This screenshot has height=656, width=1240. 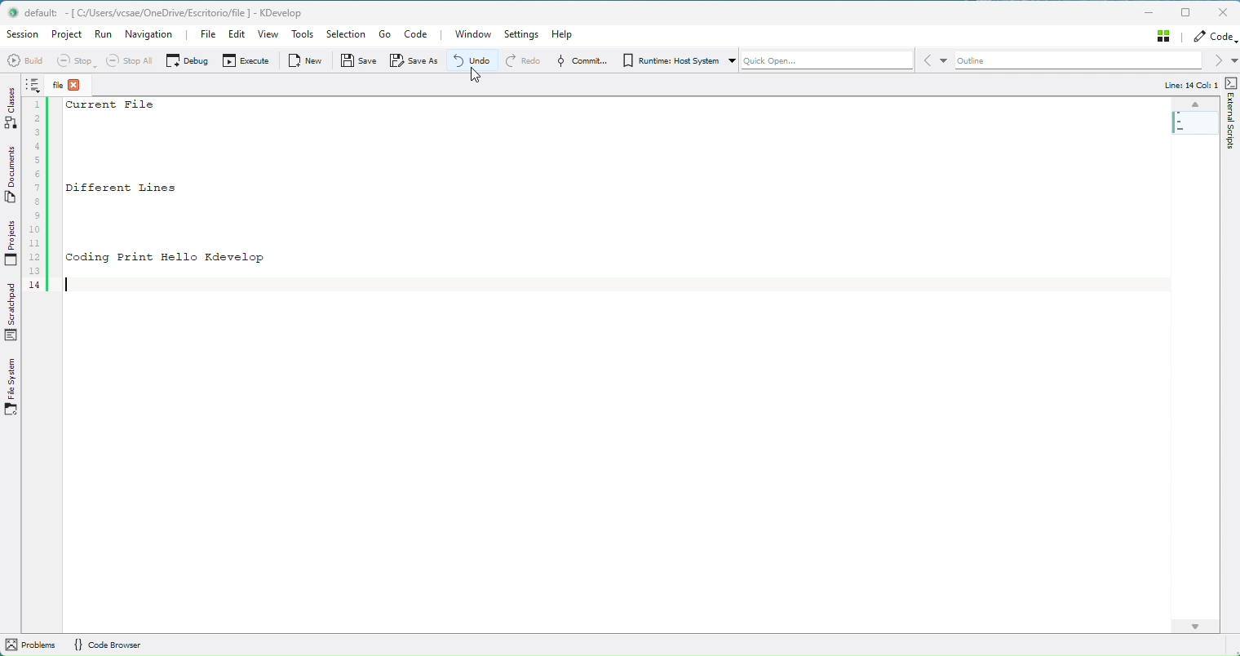 I want to click on external scripts, so click(x=1232, y=124).